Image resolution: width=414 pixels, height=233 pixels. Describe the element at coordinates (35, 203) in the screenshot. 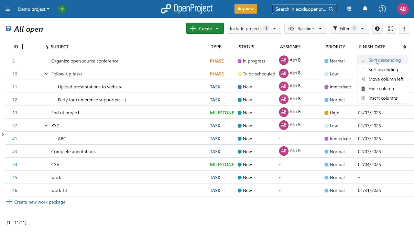

I see `Create new work packages` at that location.